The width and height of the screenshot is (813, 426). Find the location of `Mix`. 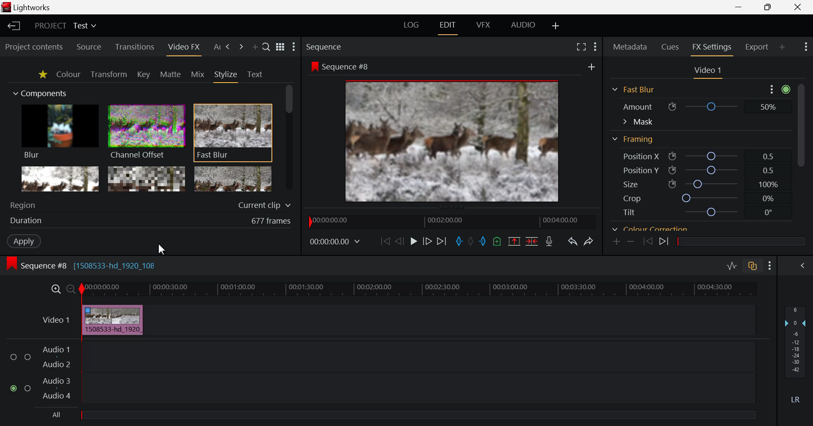

Mix is located at coordinates (197, 74).